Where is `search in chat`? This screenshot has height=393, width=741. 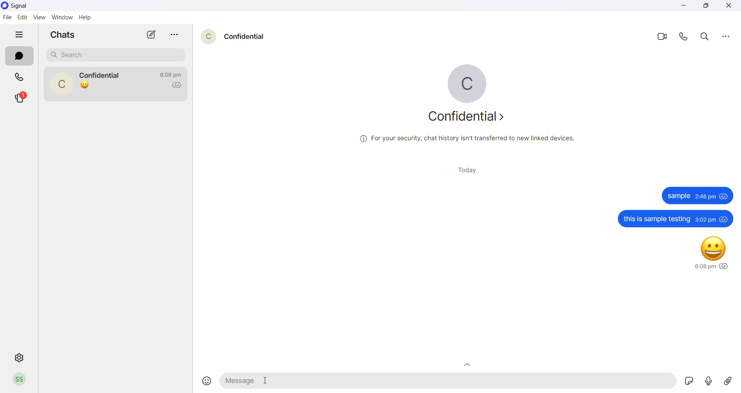
search in chat is located at coordinates (707, 38).